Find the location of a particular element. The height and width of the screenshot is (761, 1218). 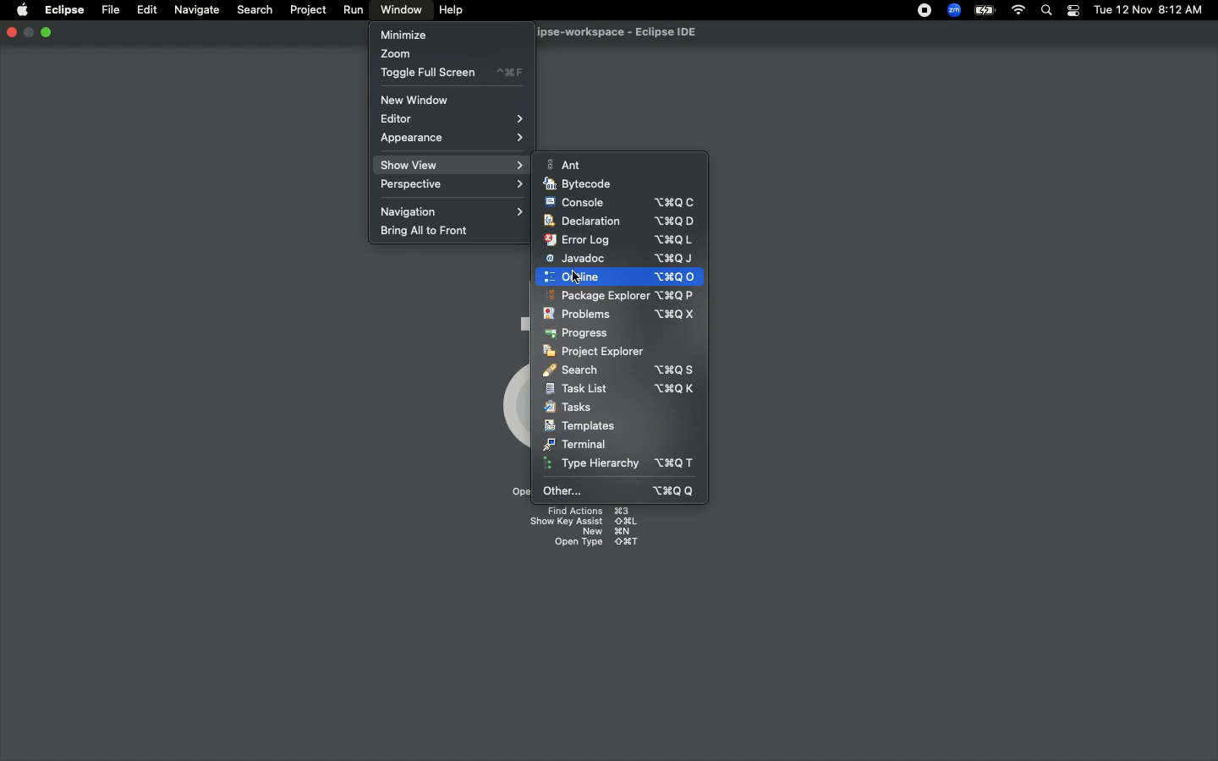

Console is located at coordinates (620, 203).